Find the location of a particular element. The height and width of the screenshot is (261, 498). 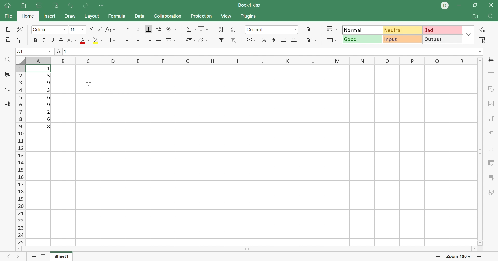

Formula is located at coordinates (119, 16).